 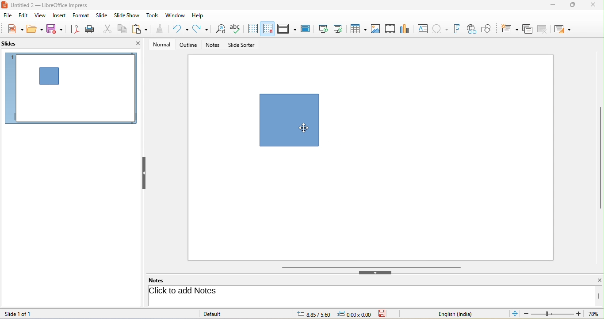 I want to click on slides, so click(x=14, y=44).